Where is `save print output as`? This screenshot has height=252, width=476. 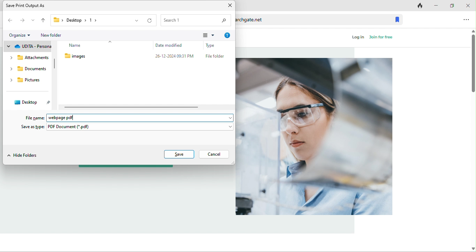 save print output as is located at coordinates (32, 5).